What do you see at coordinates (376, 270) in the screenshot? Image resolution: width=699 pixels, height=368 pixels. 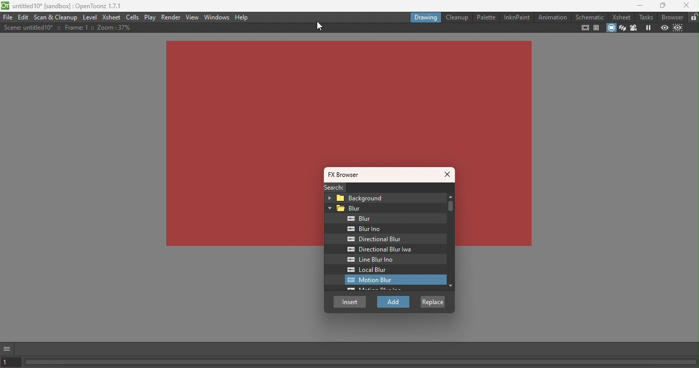 I see `Local blur` at bounding box center [376, 270].